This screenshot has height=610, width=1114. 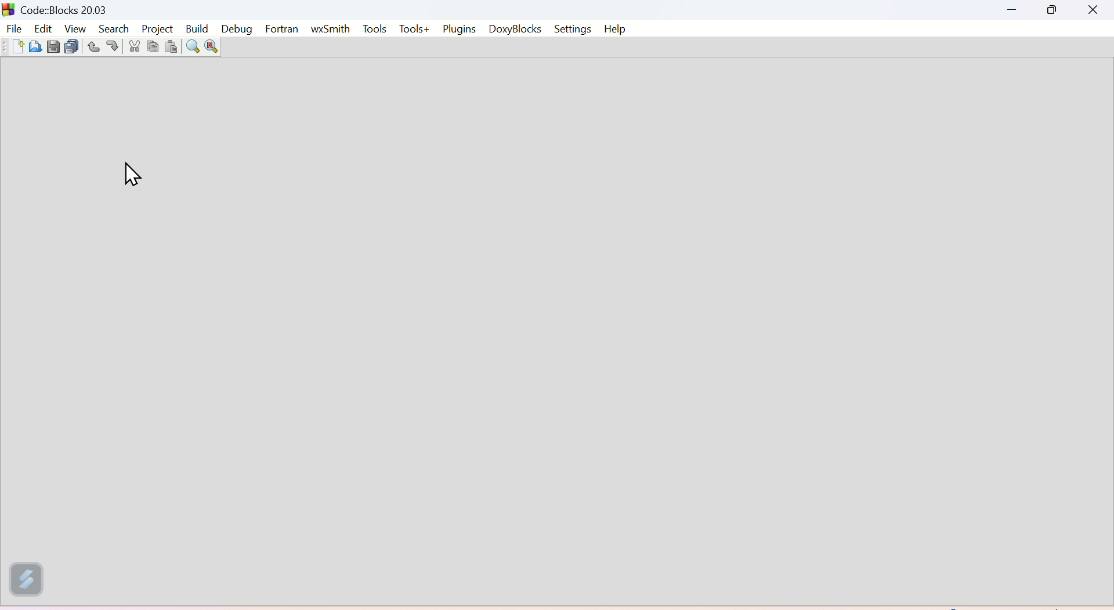 What do you see at coordinates (16, 48) in the screenshot?
I see `` at bounding box center [16, 48].